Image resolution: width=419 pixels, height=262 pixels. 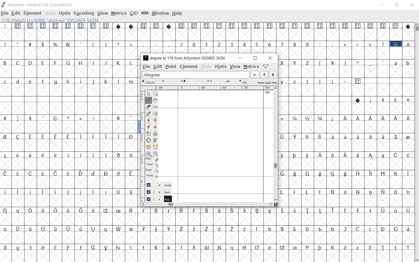 I want to click on add a curve point always either horizontal or vertical, so click(x=156, y=120).